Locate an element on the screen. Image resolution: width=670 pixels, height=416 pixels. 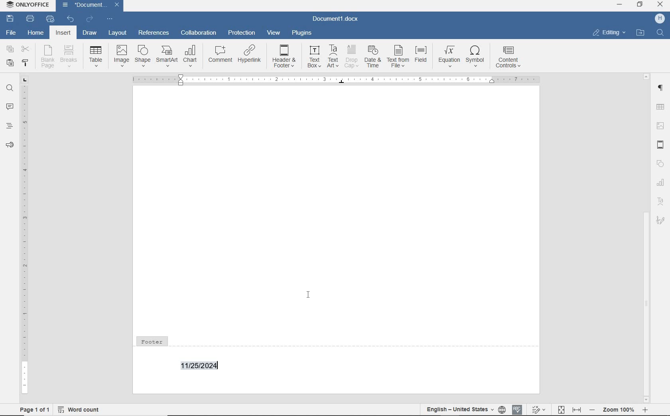
print file is located at coordinates (31, 18).